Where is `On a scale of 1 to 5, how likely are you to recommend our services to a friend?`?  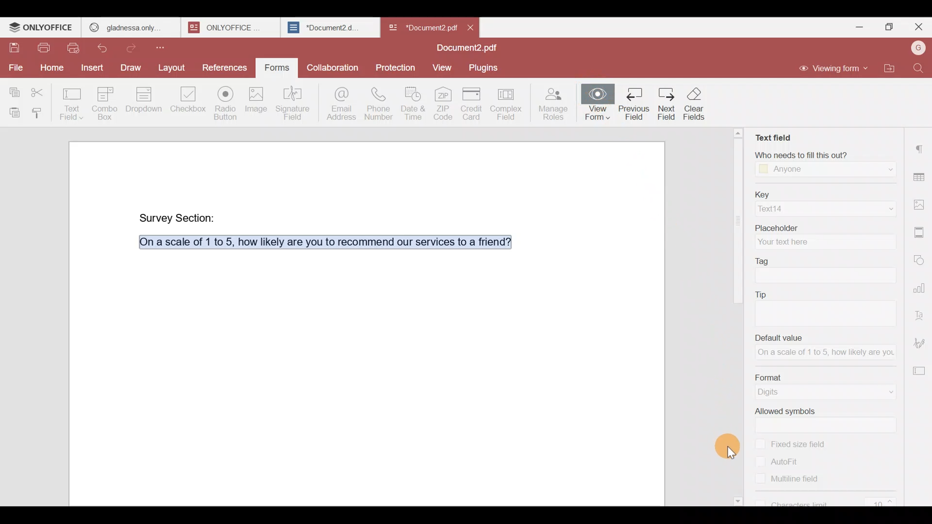 On a scale of 1 to 5, how likely are you to recommend our services to a friend? is located at coordinates (319, 242).